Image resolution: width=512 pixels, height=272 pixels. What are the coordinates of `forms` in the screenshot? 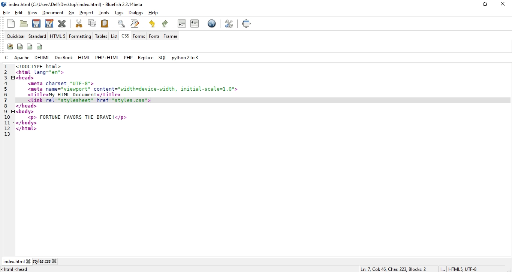 It's located at (139, 36).